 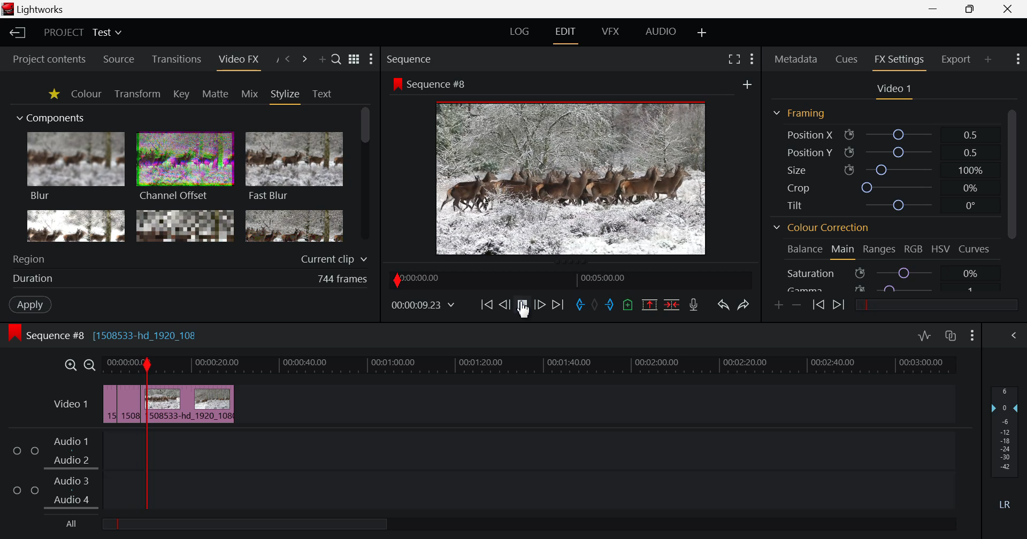 What do you see at coordinates (723, 306) in the screenshot?
I see `Undo` at bounding box center [723, 306].